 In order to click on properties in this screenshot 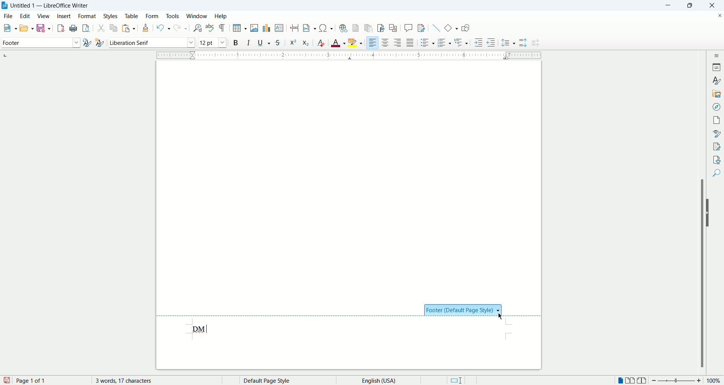, I will do `click(717, 66)`.